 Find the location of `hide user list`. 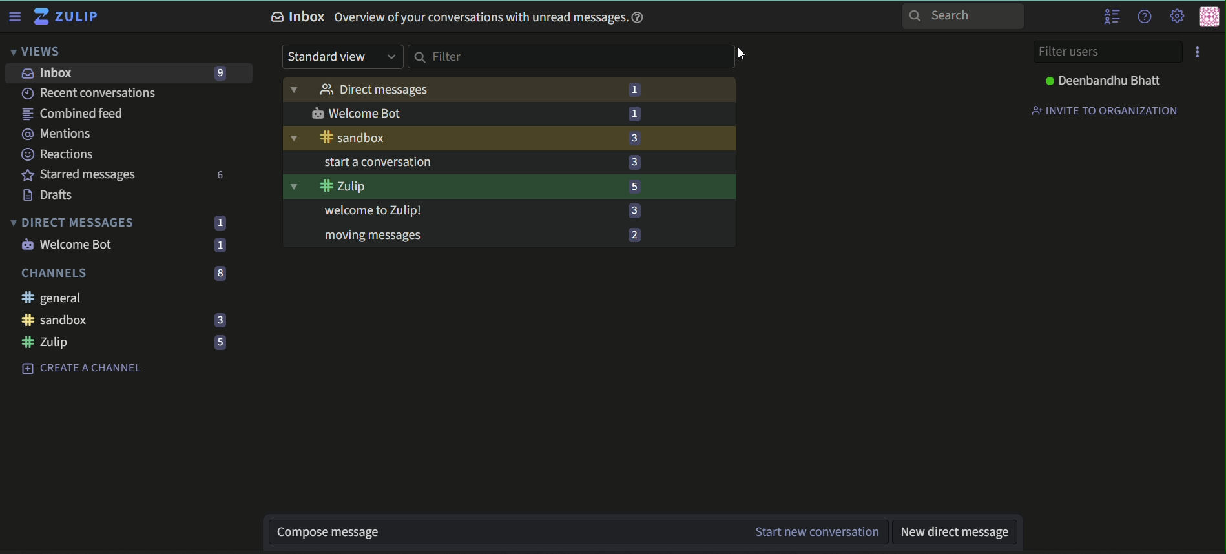

hide user list is located at coordinates (1112, 17).